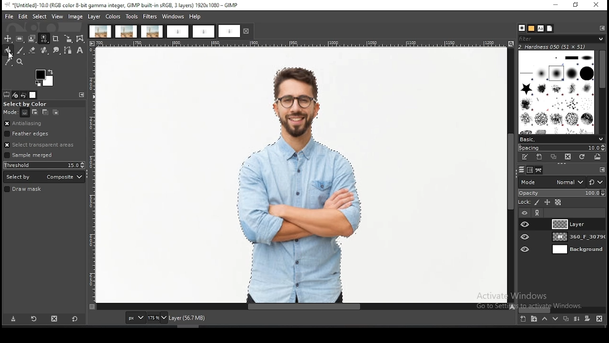 The image size is (609, 343). I want to click on filter brushes, so click(561, 39).